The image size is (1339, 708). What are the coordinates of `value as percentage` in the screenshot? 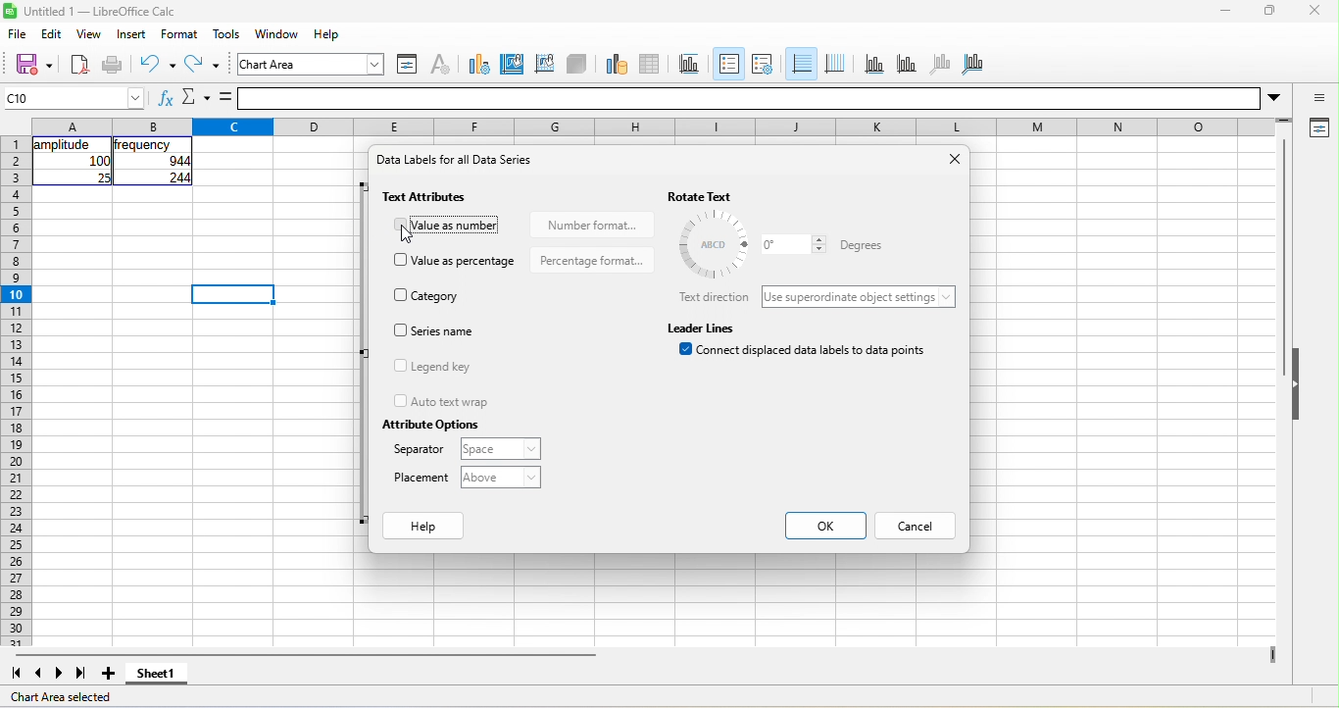 It's located at (457, 261).